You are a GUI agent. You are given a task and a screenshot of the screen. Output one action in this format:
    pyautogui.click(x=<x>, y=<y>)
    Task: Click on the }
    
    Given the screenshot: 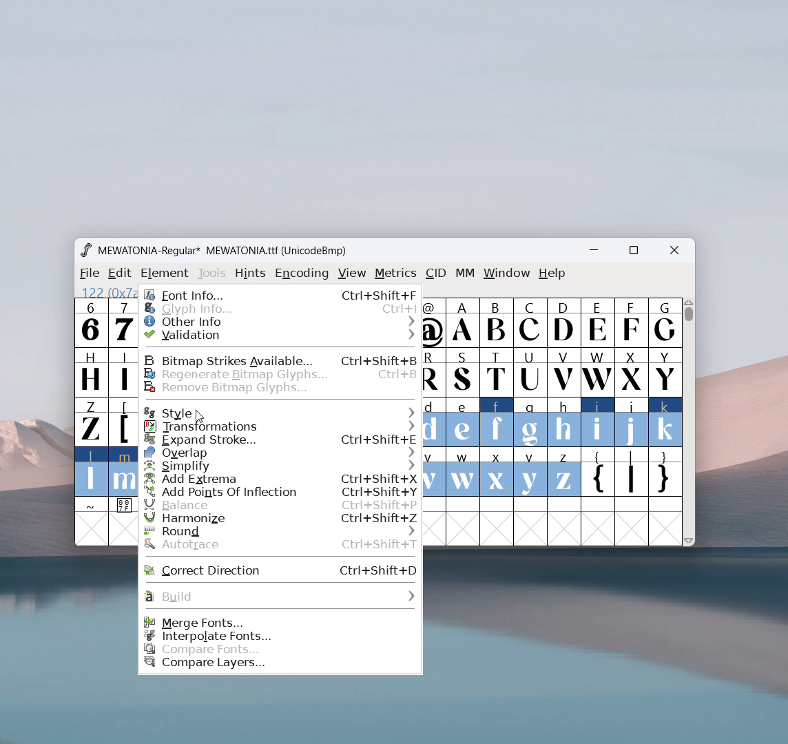 What is the action you would take?
    pyautogui.click(x=666, y=473)
    